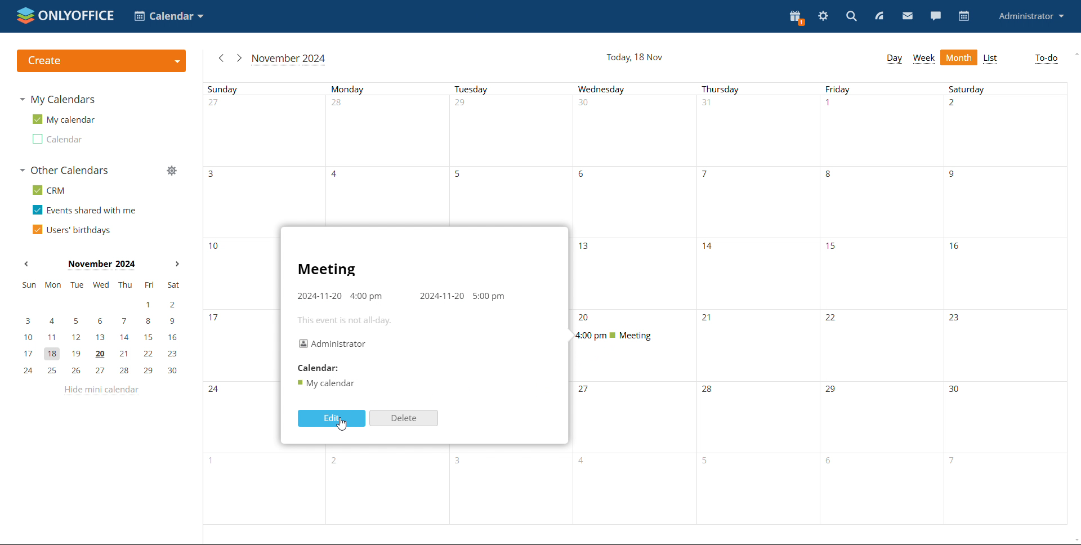  I want to click on to-do, so click(1046, 59).